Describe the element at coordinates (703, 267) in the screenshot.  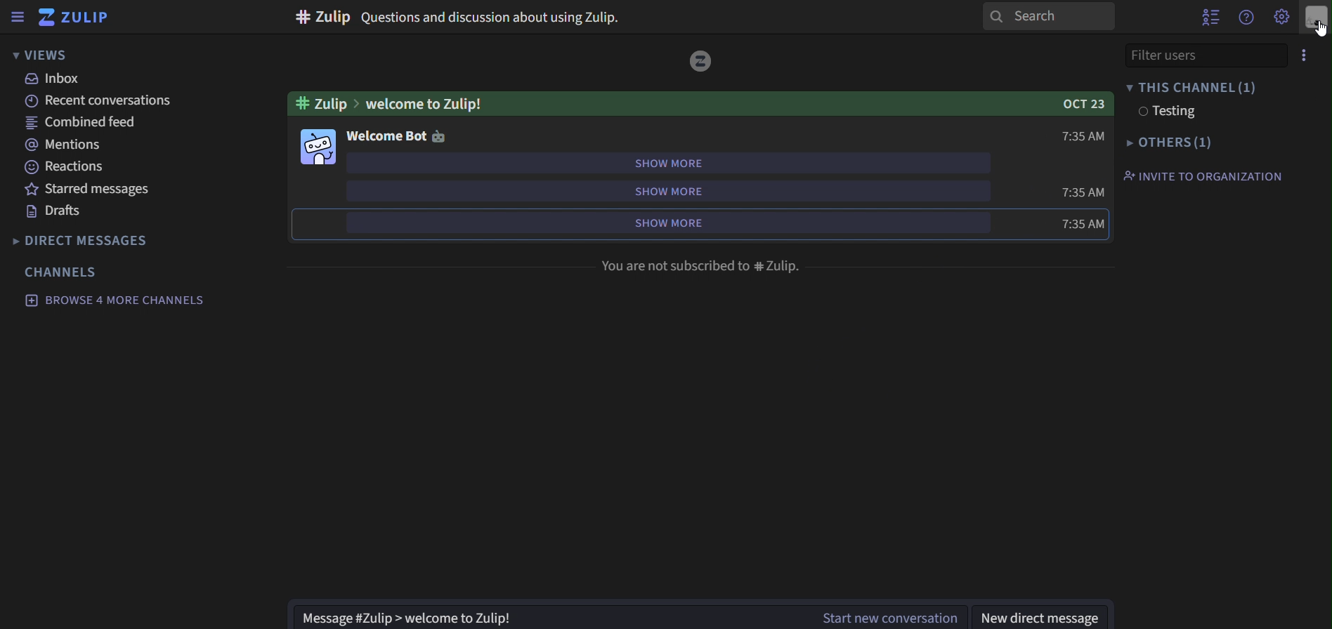
I see `You are not subscribed to #Zulip.` at that location.